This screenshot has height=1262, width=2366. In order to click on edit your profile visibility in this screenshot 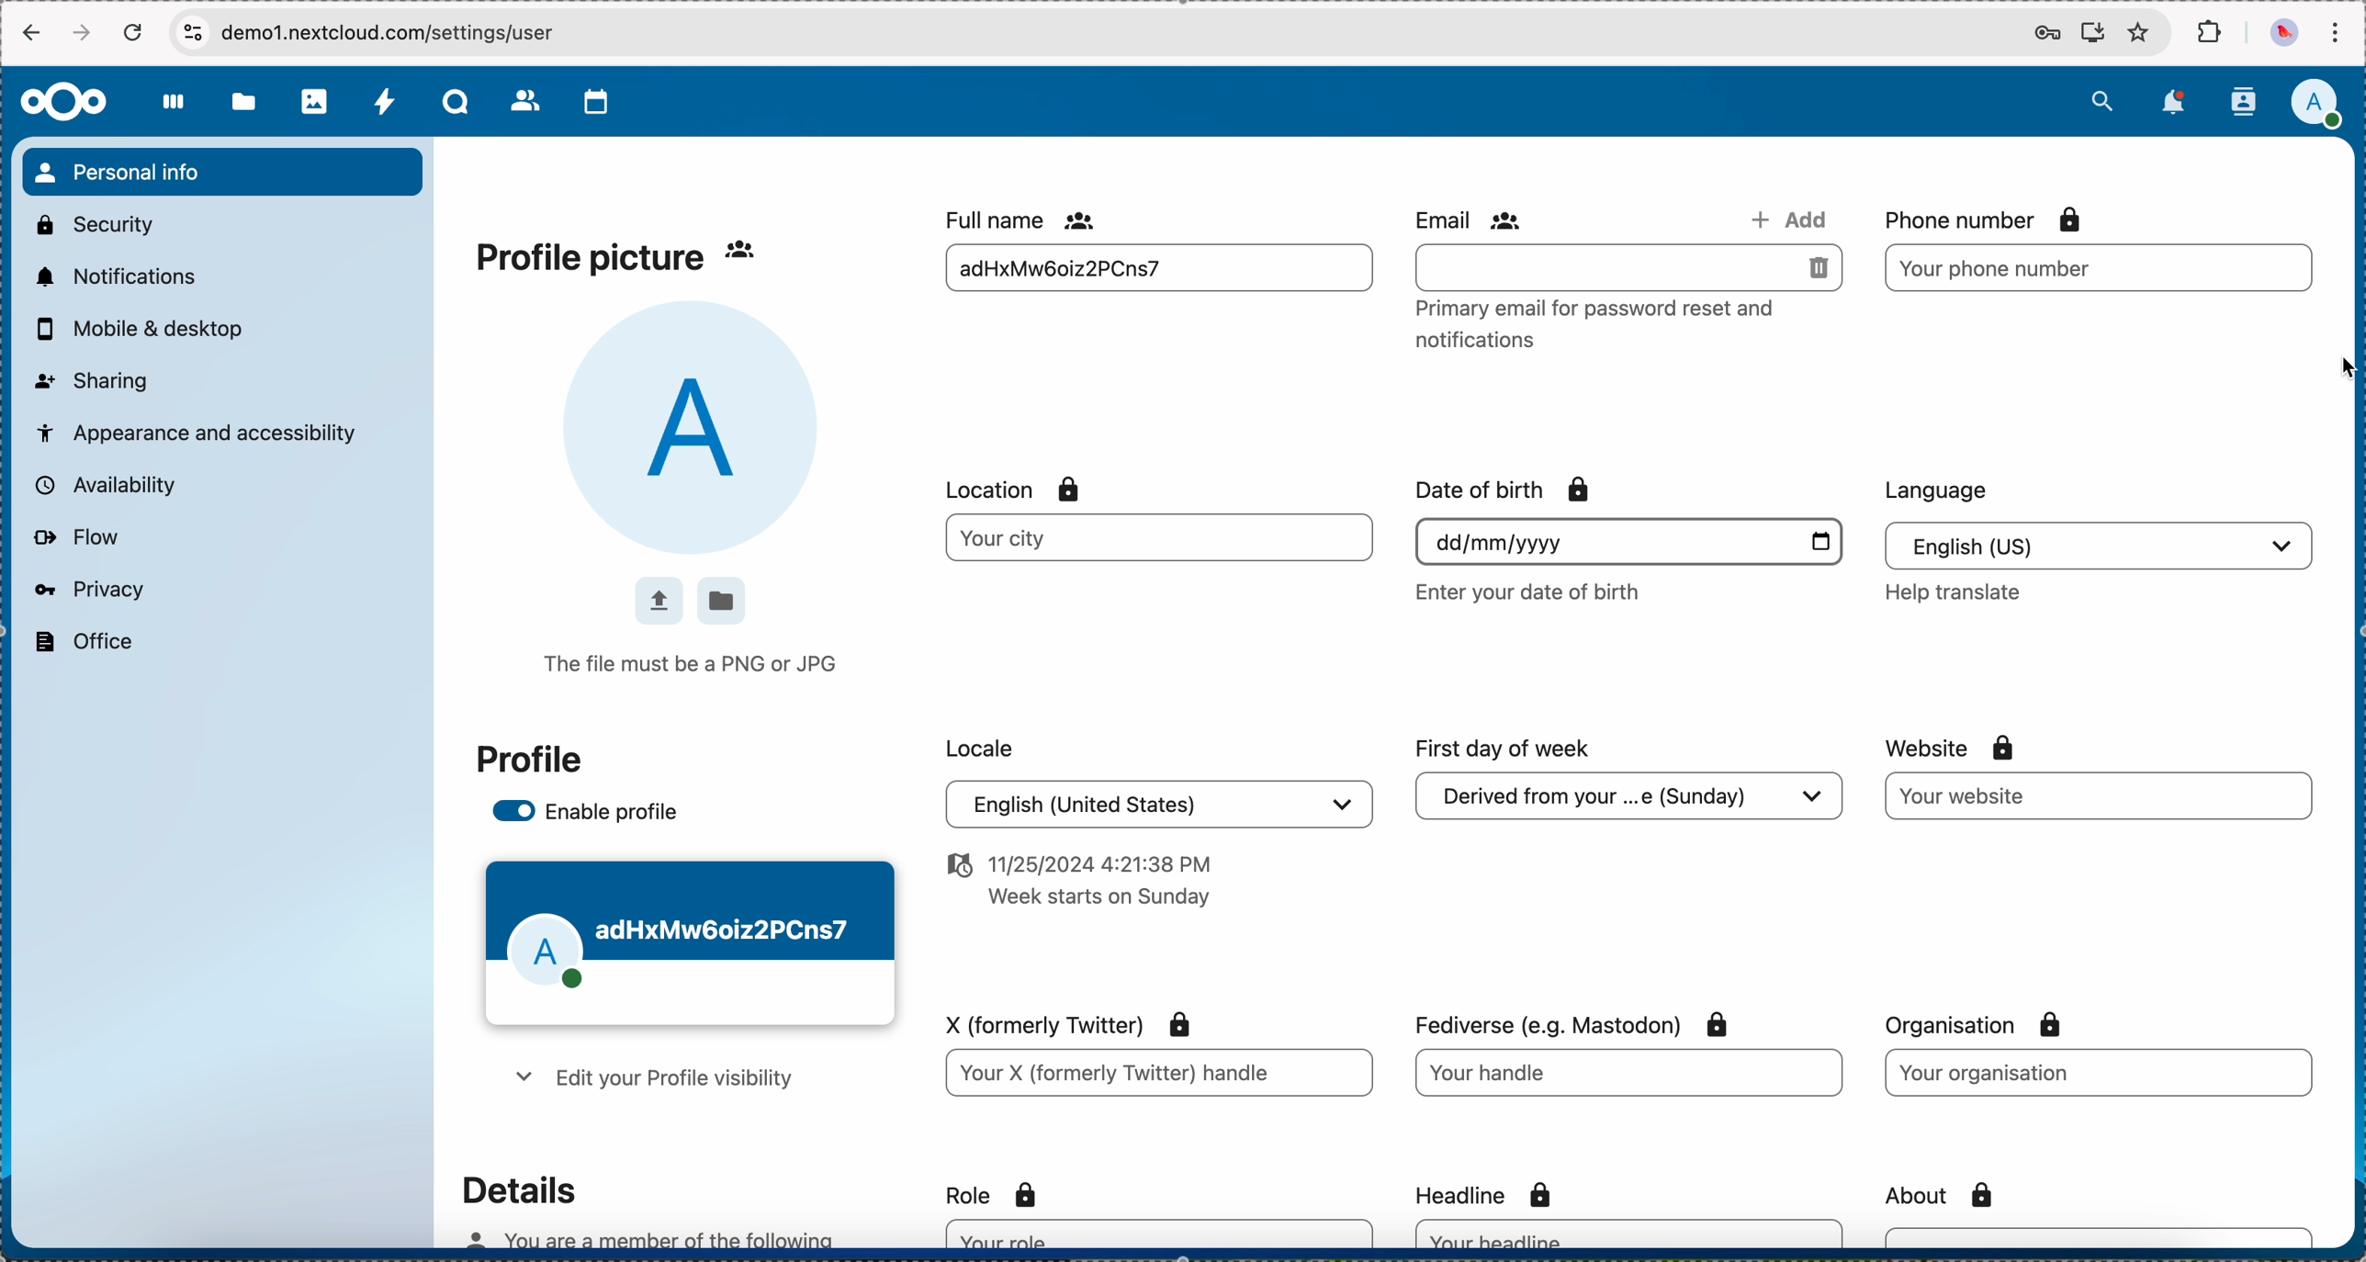, I will do `click(649, 1079)`.